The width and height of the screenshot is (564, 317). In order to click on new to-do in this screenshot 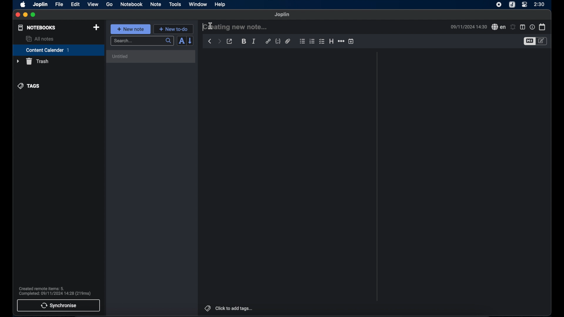, I will do `click(173, 29)`.